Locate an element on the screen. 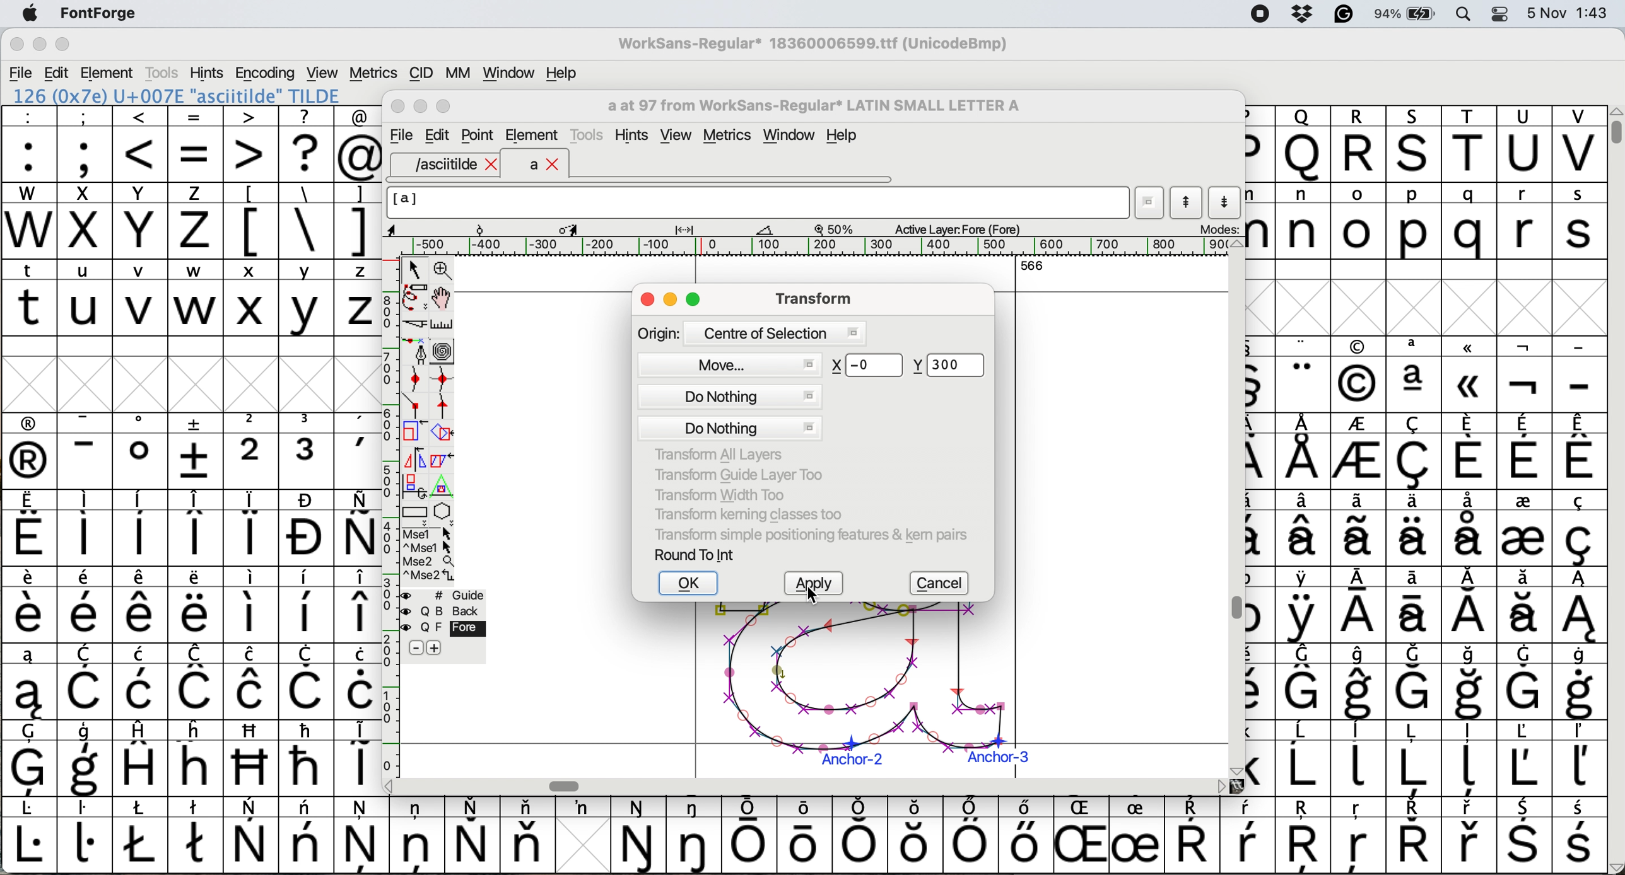 The width and height of the screenshot is (1625, 875). symbol is located at coordinates (144, 757).